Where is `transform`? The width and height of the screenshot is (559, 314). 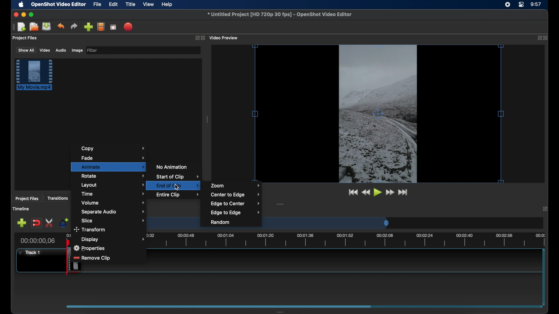 transform is located at coordinates (91, 229).